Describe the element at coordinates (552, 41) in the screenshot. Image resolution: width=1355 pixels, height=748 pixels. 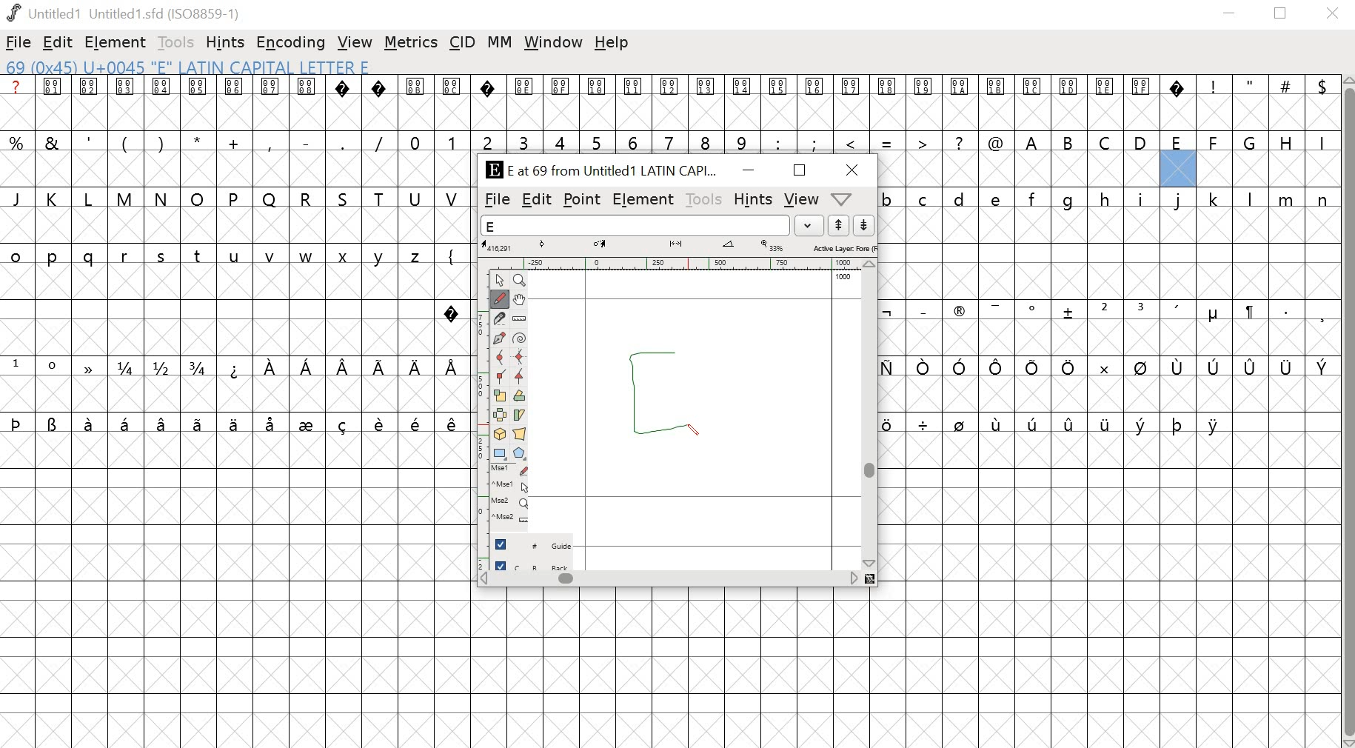
I see `window` at that location.